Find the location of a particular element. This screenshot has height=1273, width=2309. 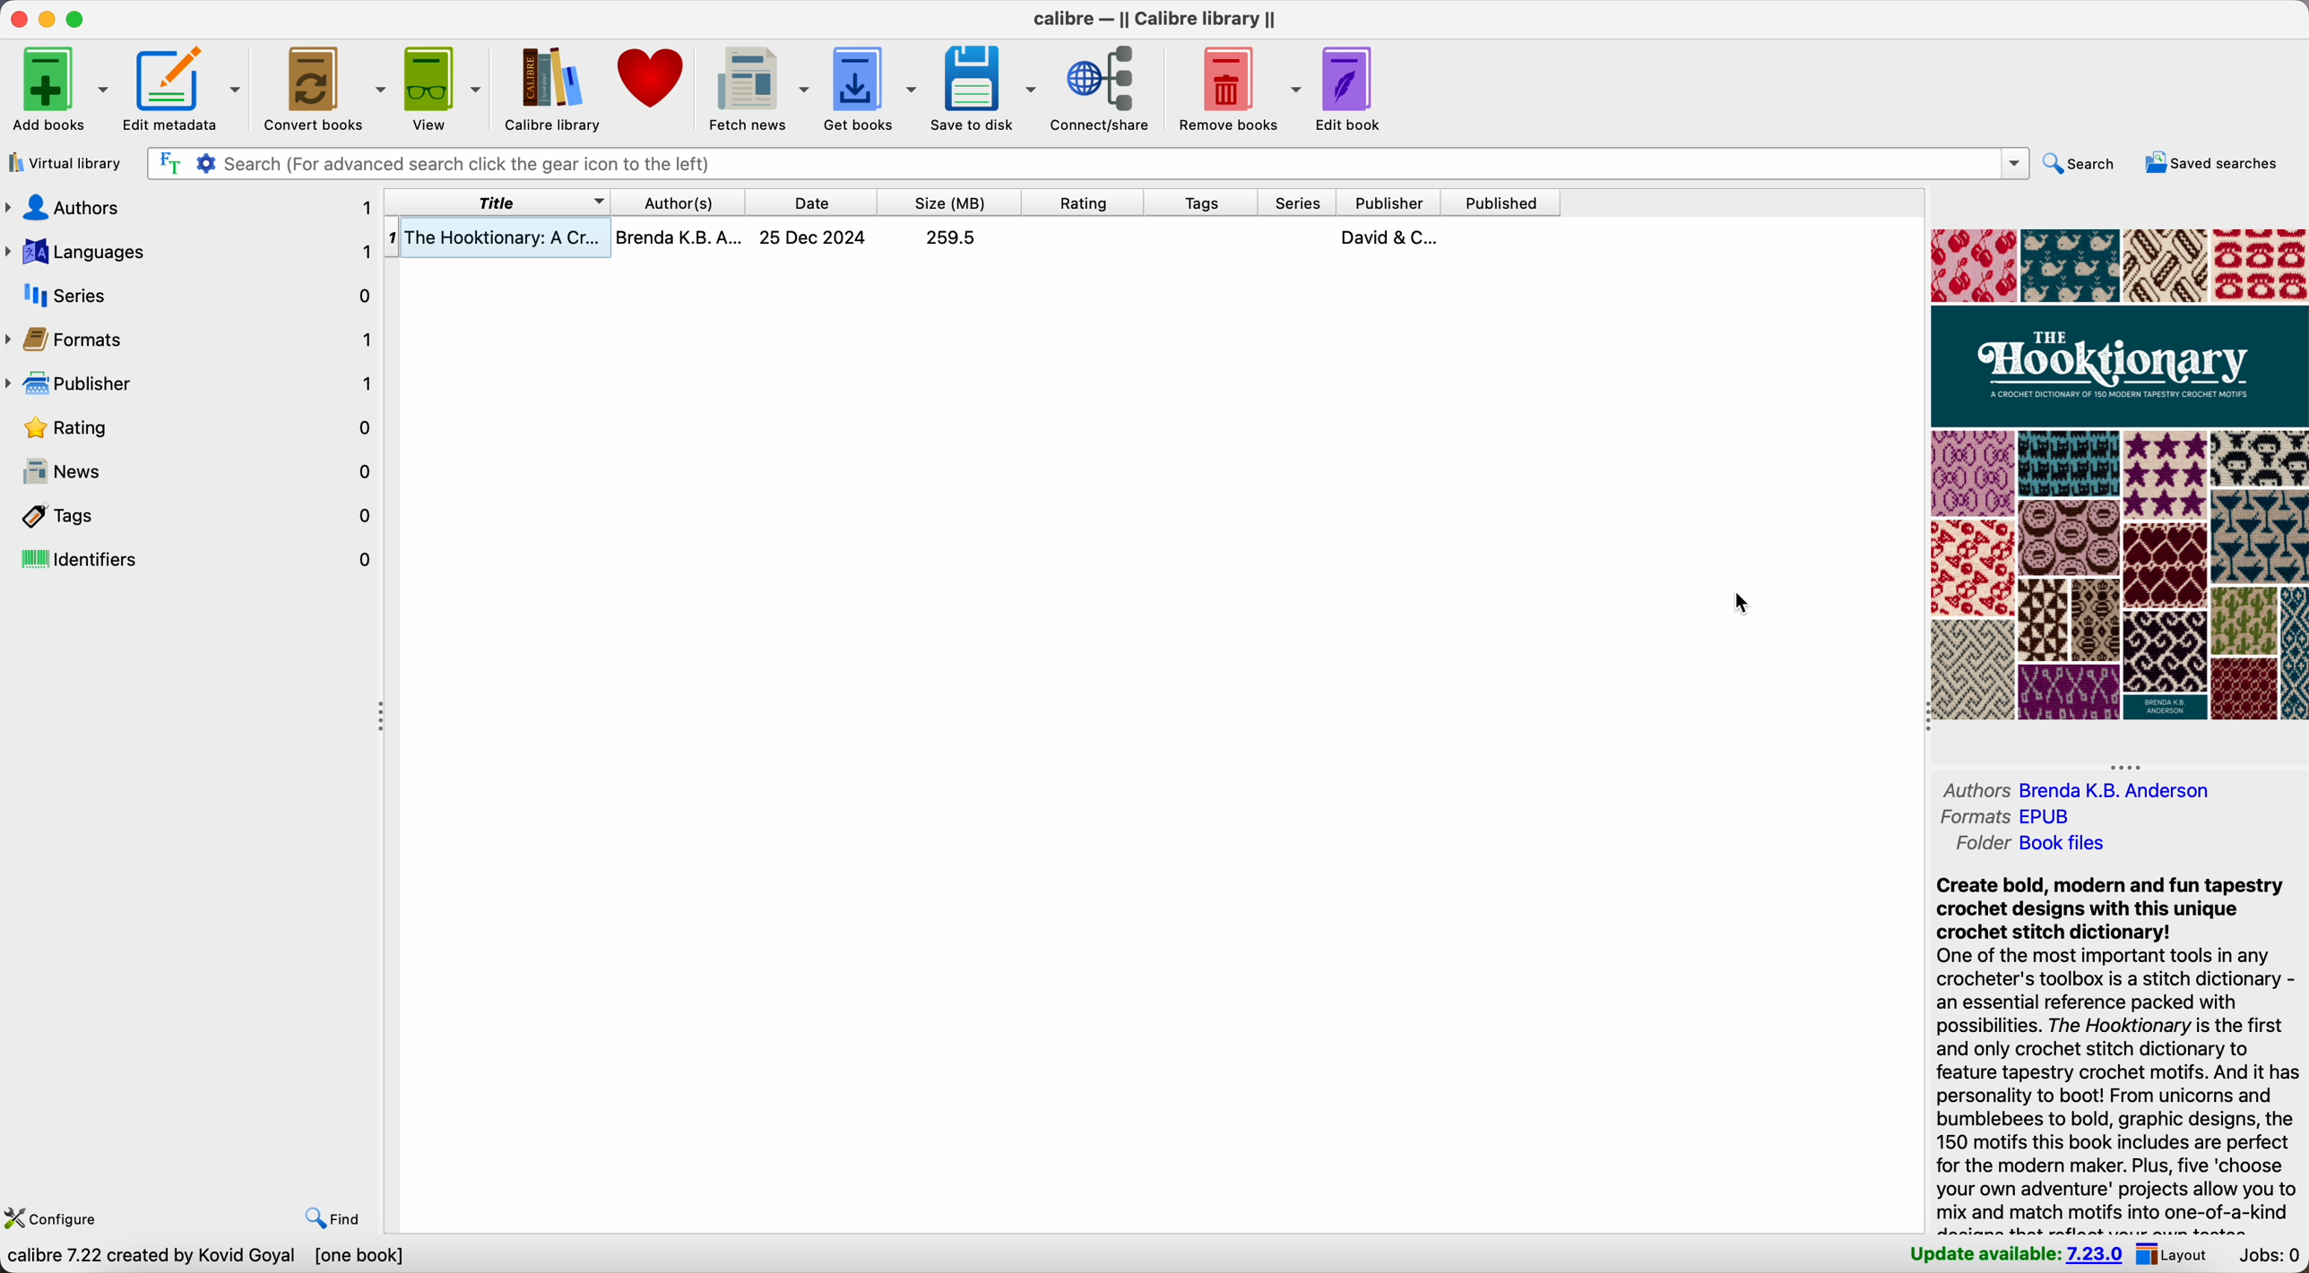

publisher is located at coordinates (1390, 202).